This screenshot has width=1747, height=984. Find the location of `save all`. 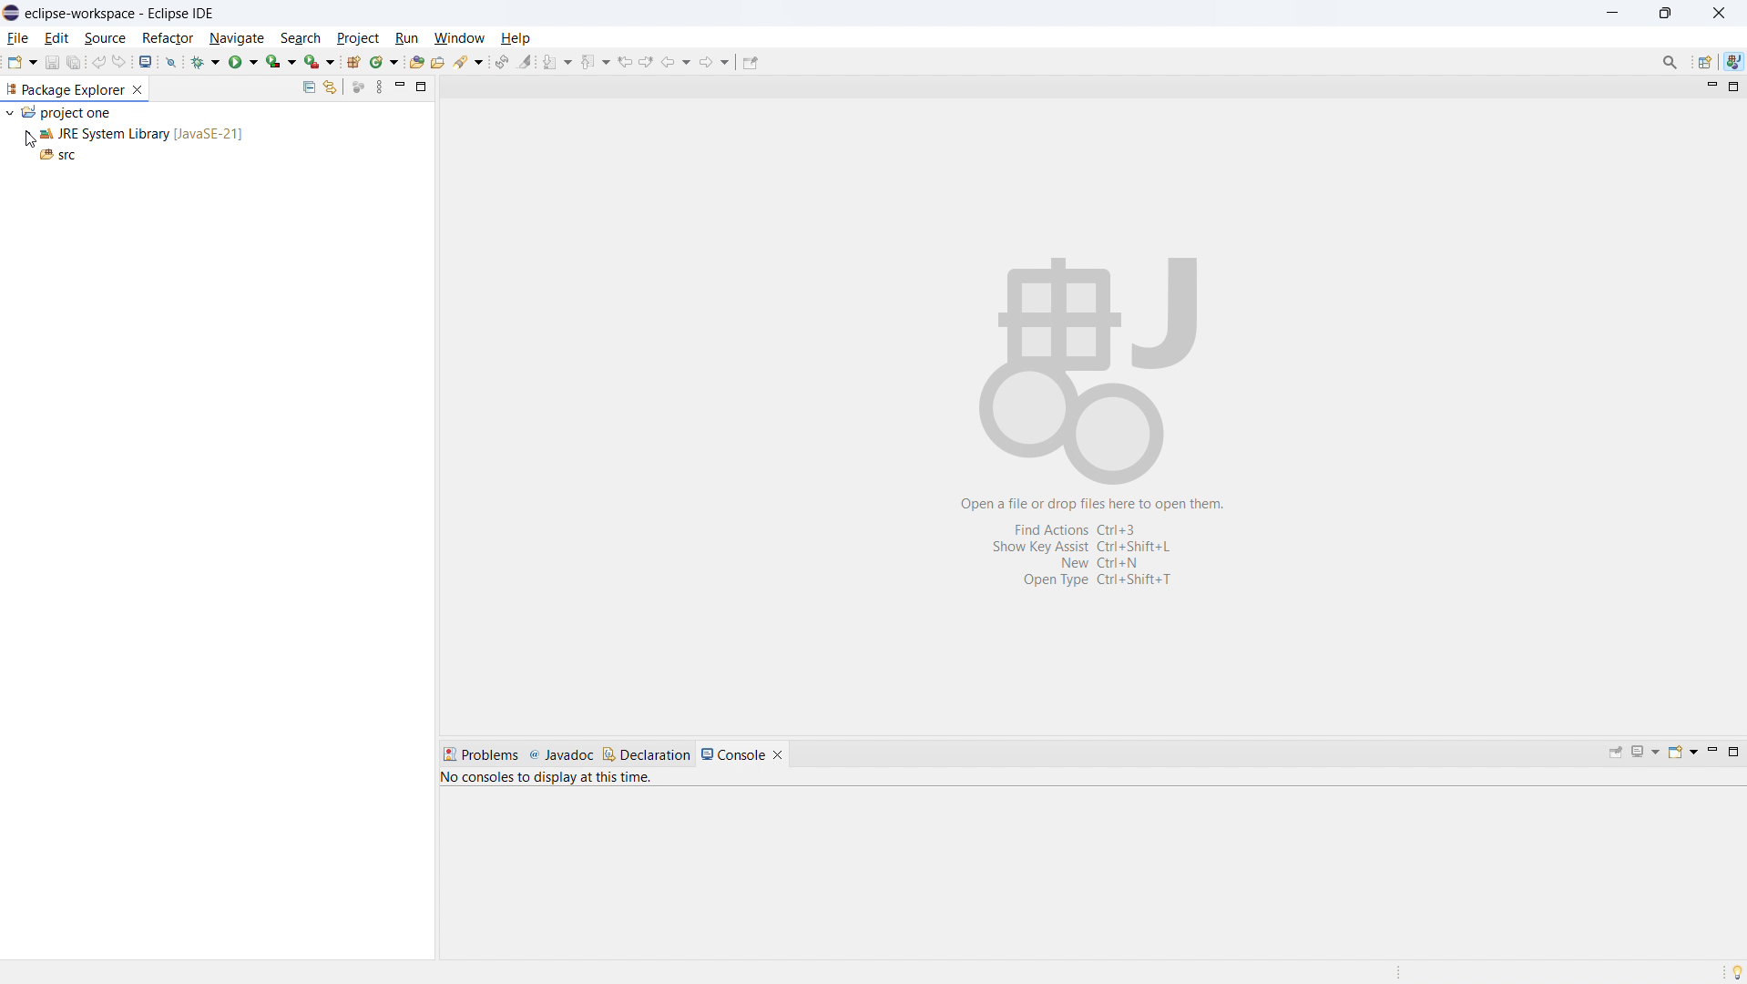

save all is located at coordinates (75, 62).